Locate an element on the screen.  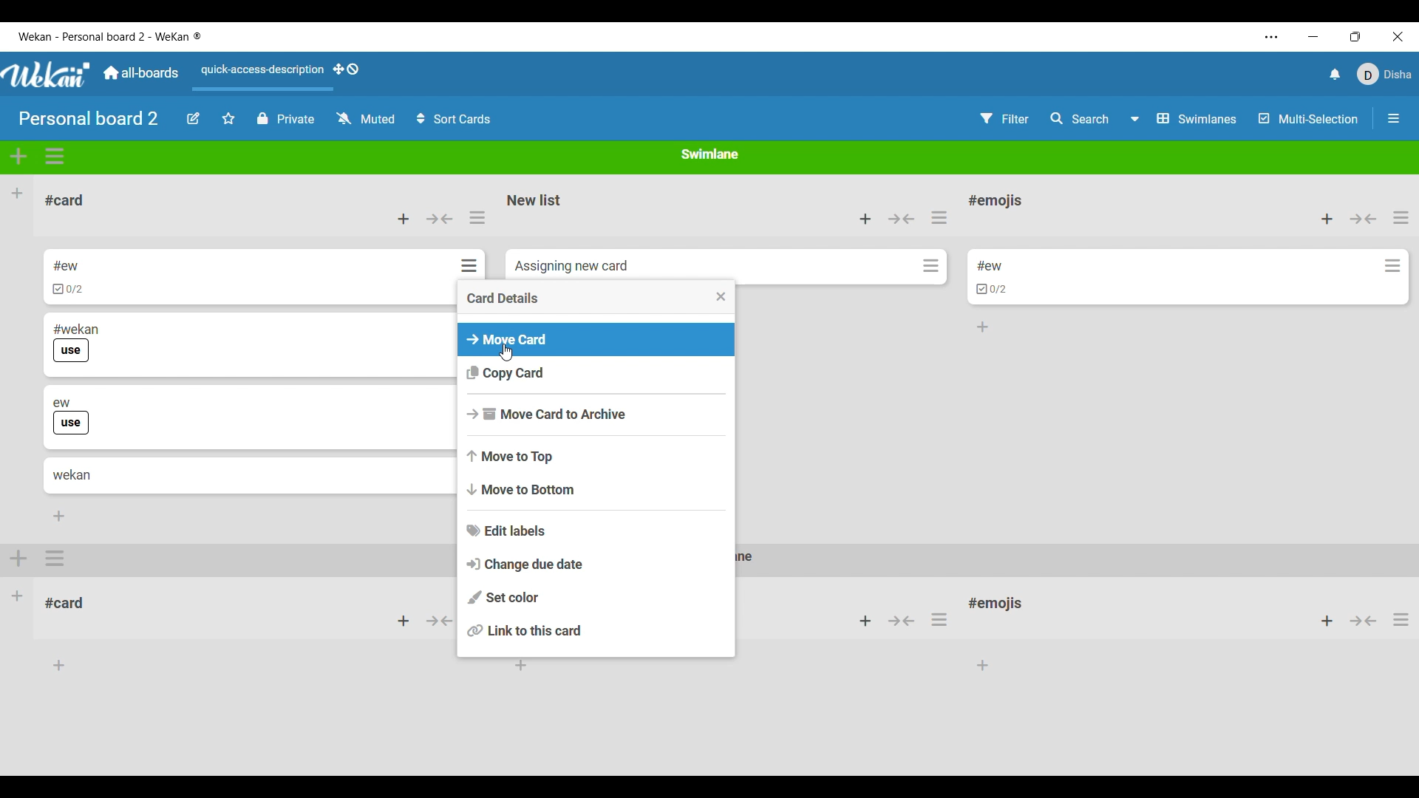
Card title is located at coordinates (72, 475).